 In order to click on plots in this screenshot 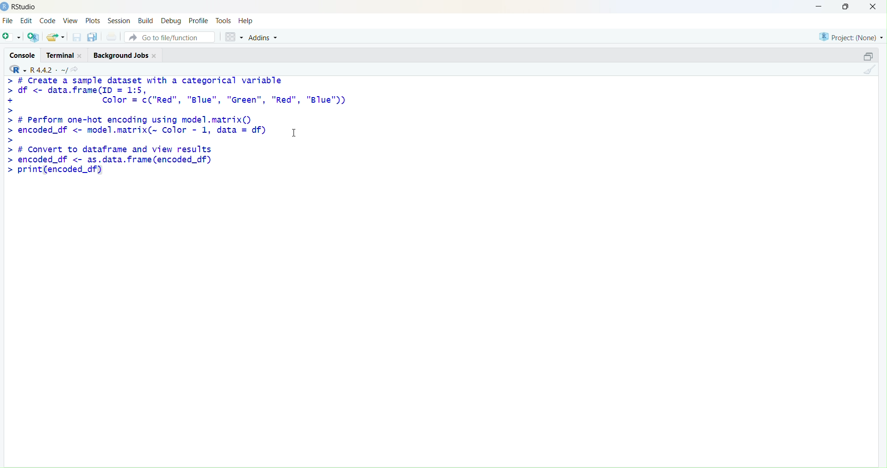, I will do `click(93, 21)`.